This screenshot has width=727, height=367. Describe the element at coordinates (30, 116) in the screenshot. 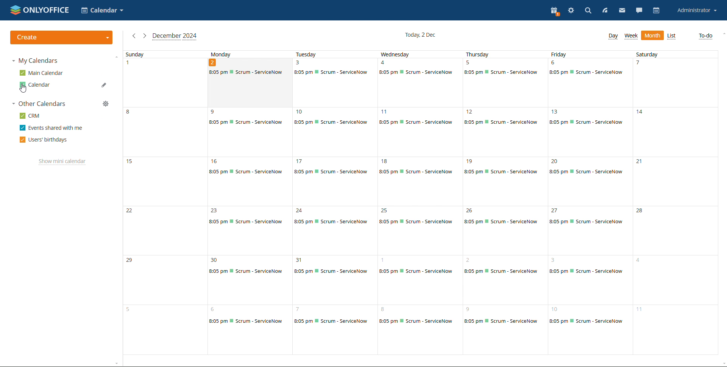

I see `crm` at that location.